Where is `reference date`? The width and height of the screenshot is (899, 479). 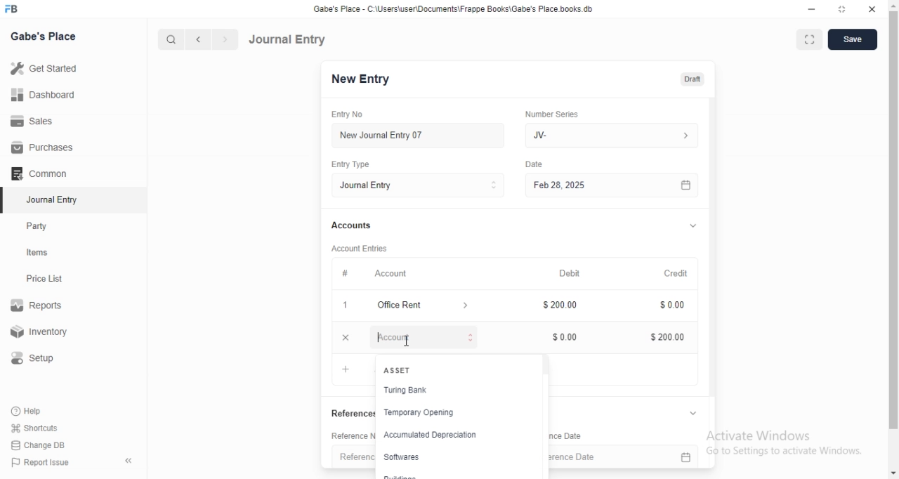
reference date is located at coordinates (575, 457).